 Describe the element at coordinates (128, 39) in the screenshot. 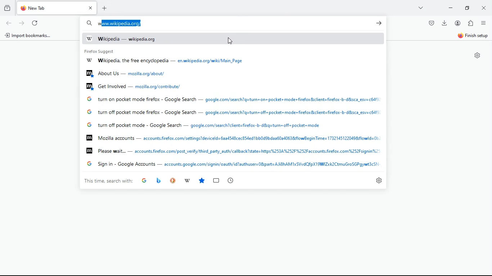

I see `wikipedia` at that location.